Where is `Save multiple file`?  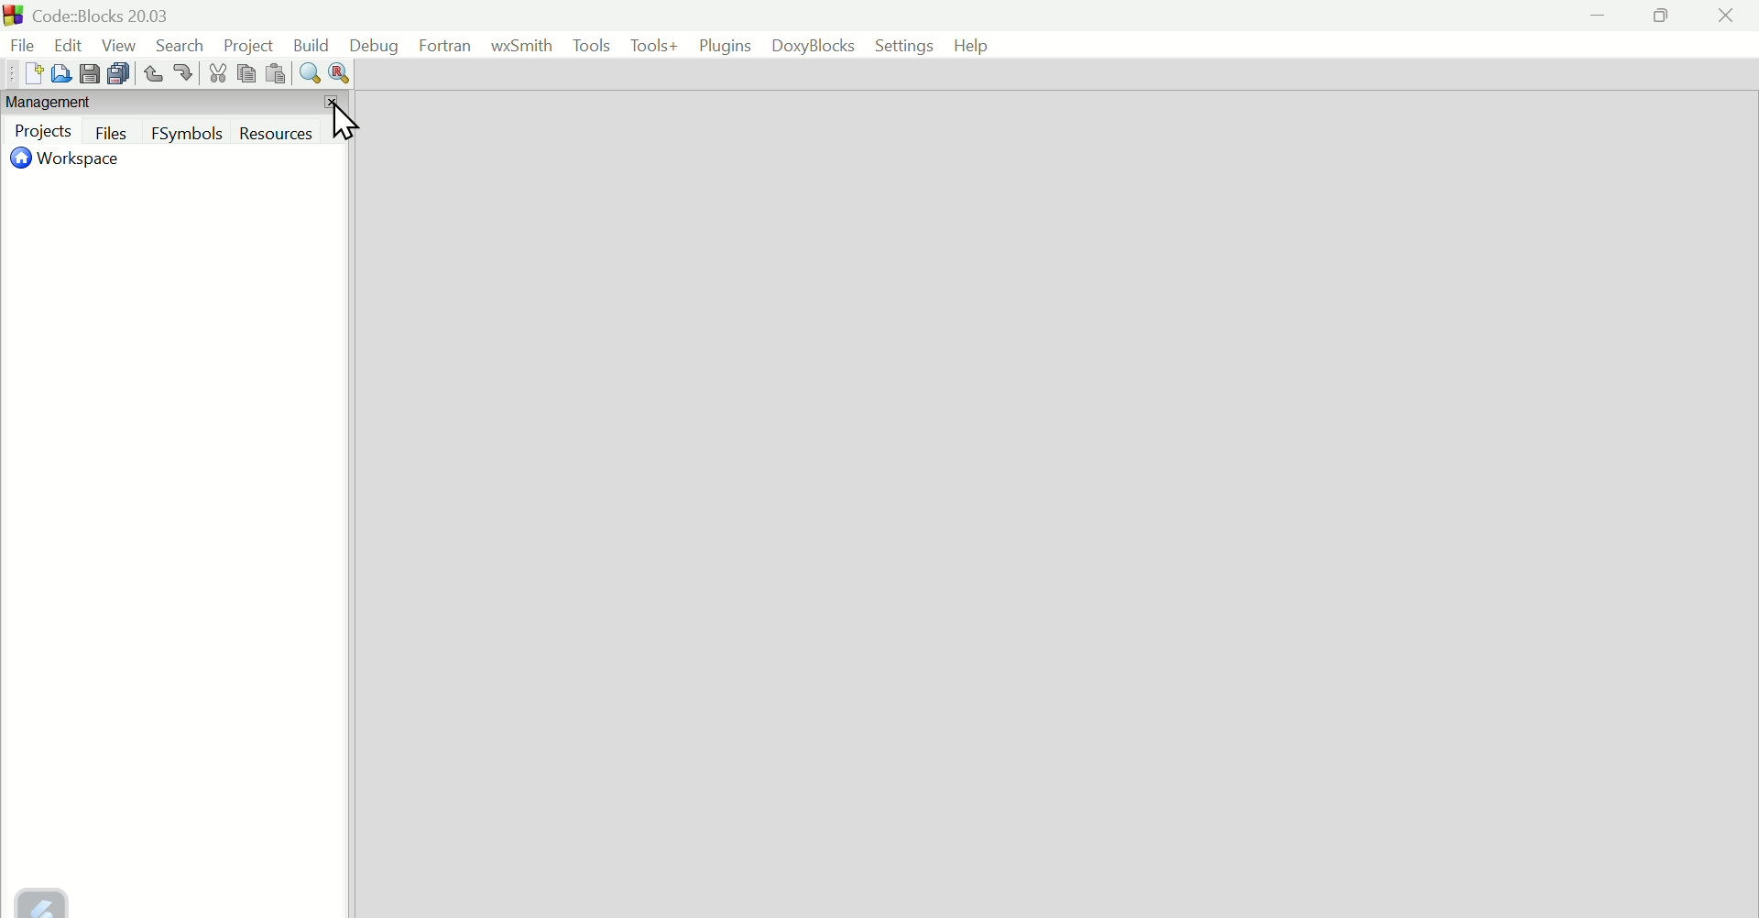
Save multiple file is located at coordinates (120, 72).